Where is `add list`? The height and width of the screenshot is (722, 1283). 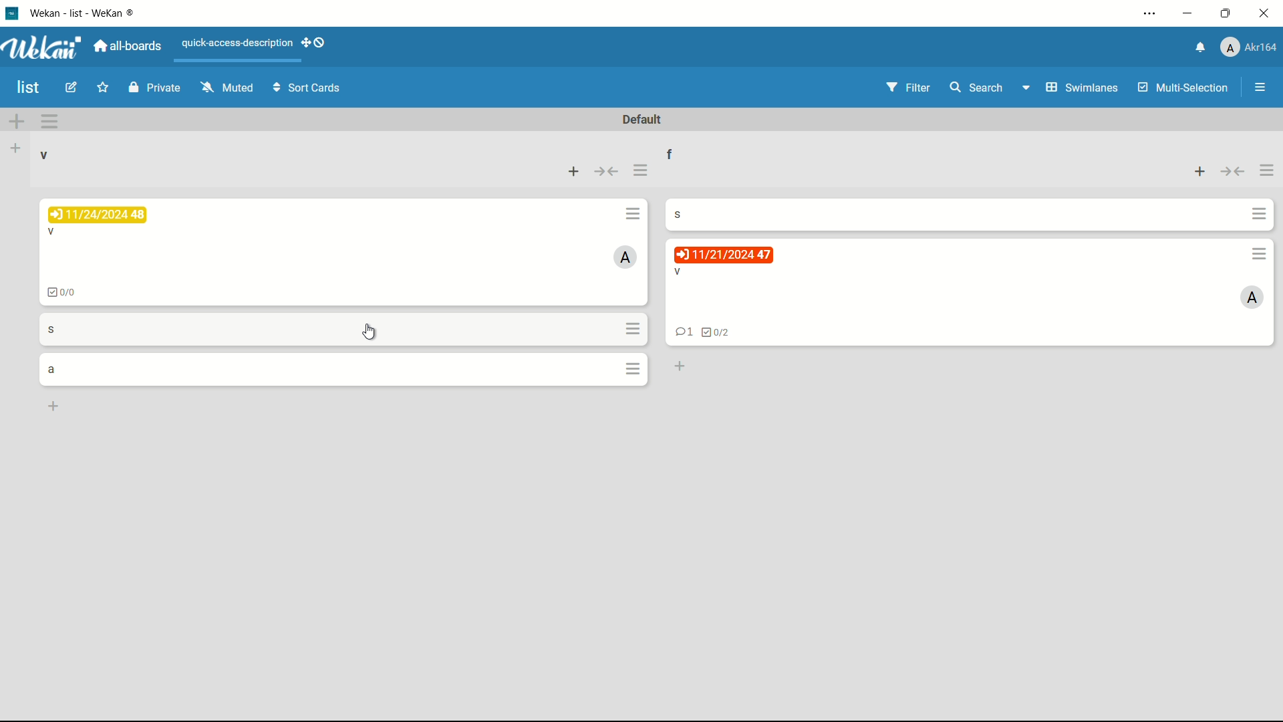 add list is located at coordinates (15, 149).